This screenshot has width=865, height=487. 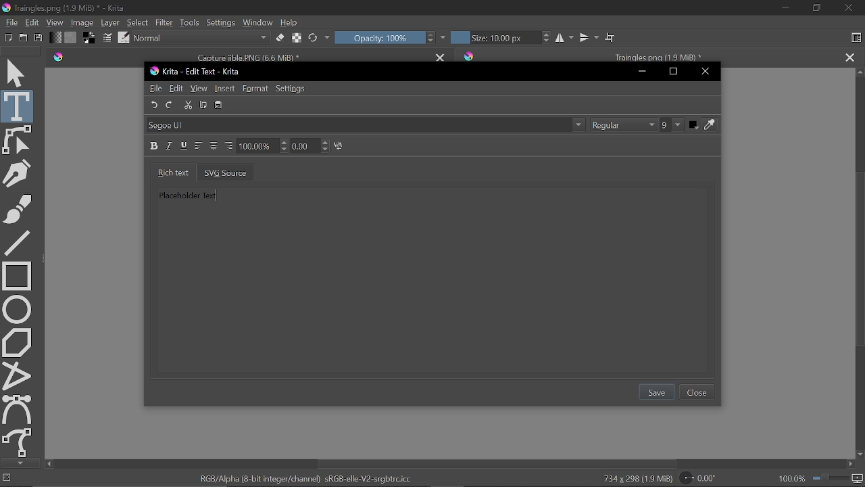 What do you see at coordinates (818, 8) in the screenshot?
I see `Restore down` at bounding box center [818, 8].